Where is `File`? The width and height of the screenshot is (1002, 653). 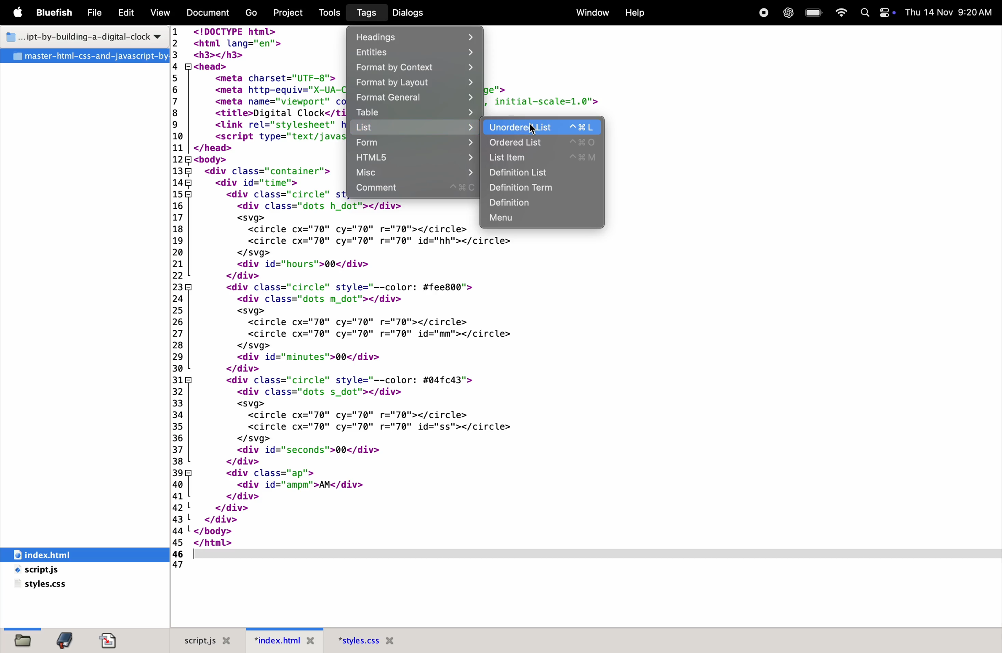
File is located at coordinates (96, 13).